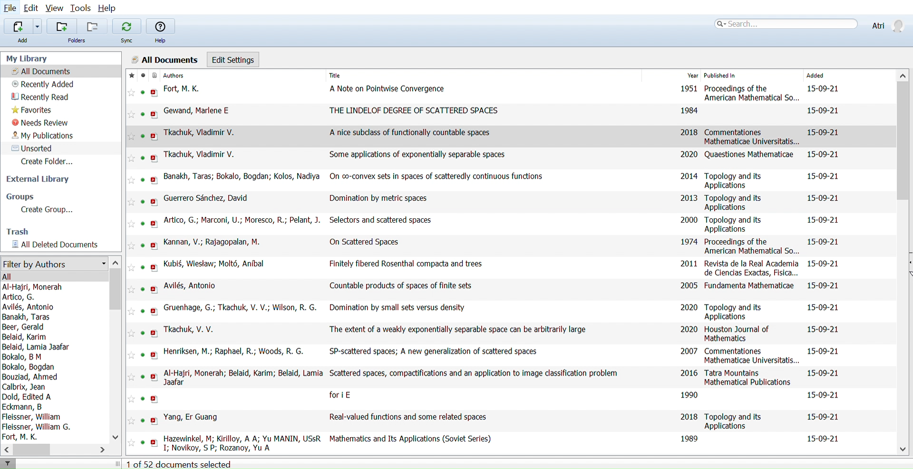 The image size is (913, 469). What do you see at coordinates (21, 40) in the screenshot?
I see `Add` at bounding box center [21, 40].